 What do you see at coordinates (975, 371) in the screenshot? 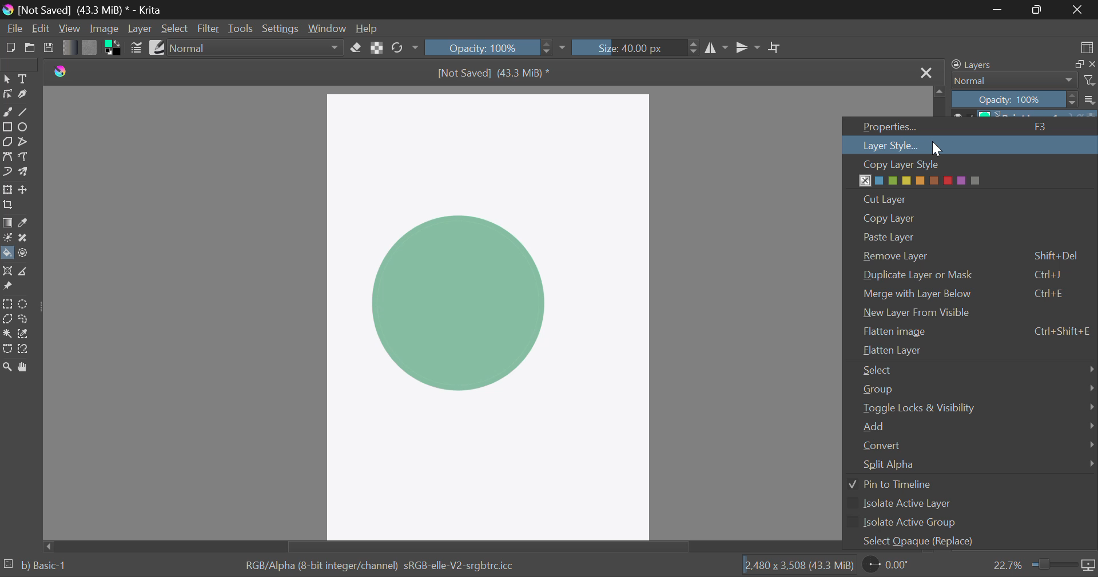
I see `Select` at bounding box center [975, 371].